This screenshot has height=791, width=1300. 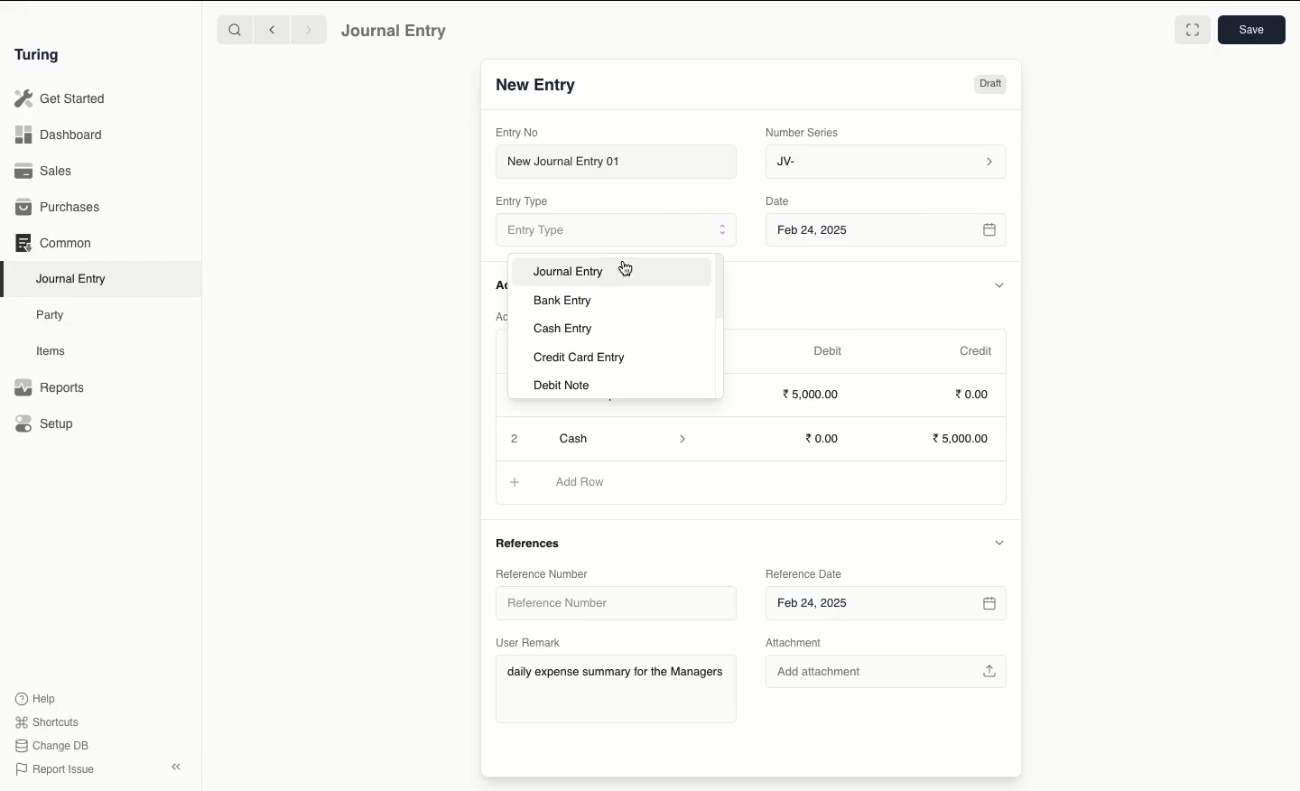 I want to click on Entry No, so click(x=517, y=133).